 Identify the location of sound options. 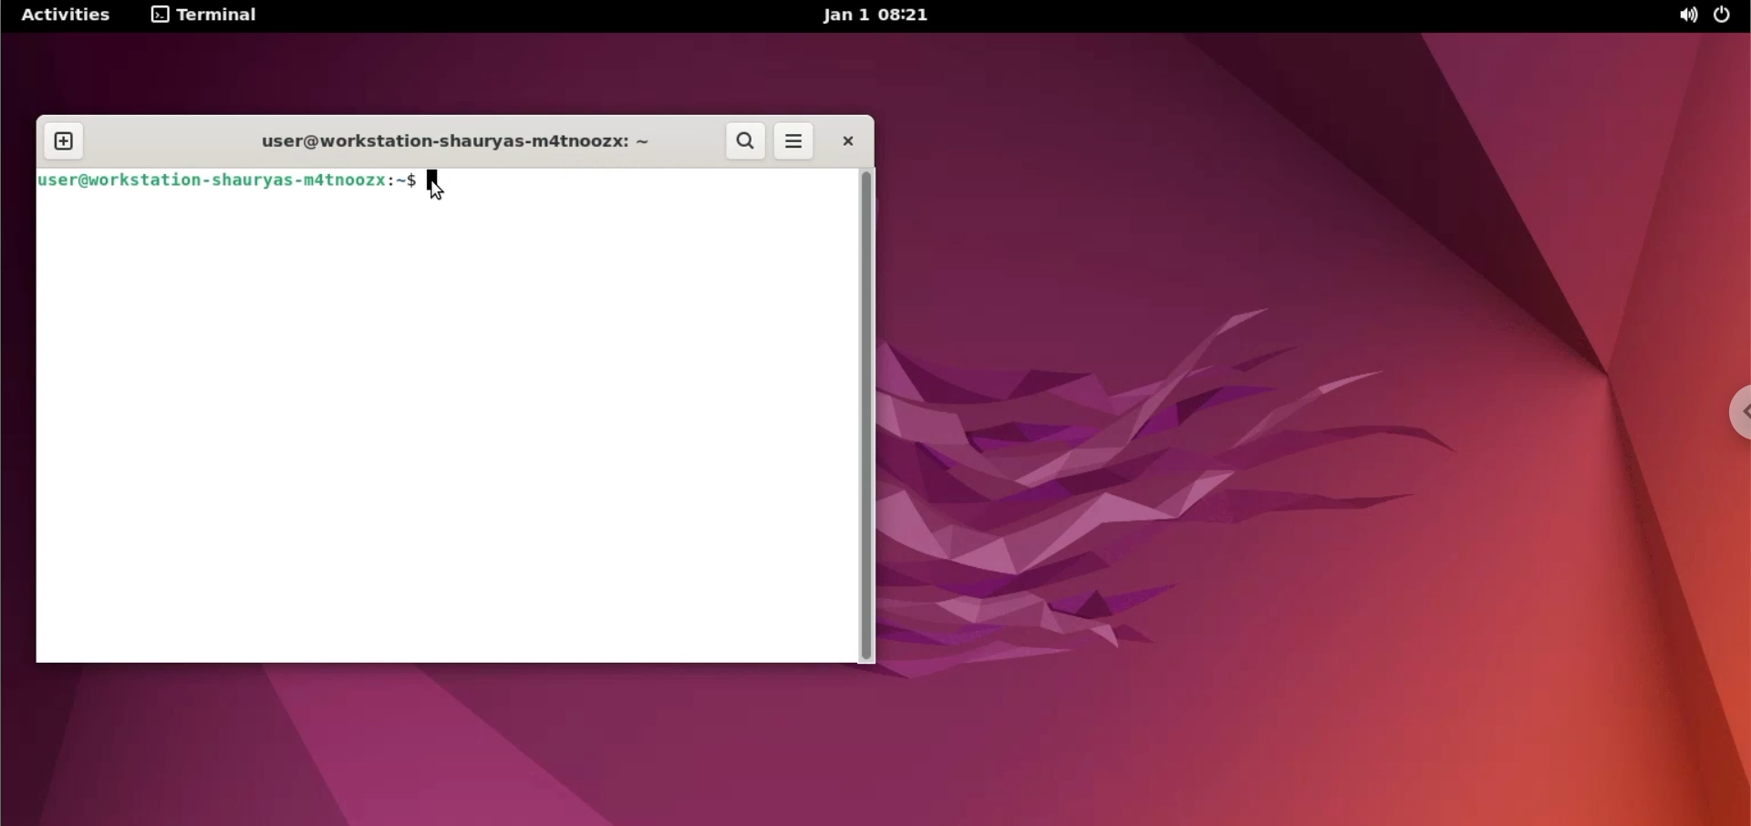
(1683, 17).